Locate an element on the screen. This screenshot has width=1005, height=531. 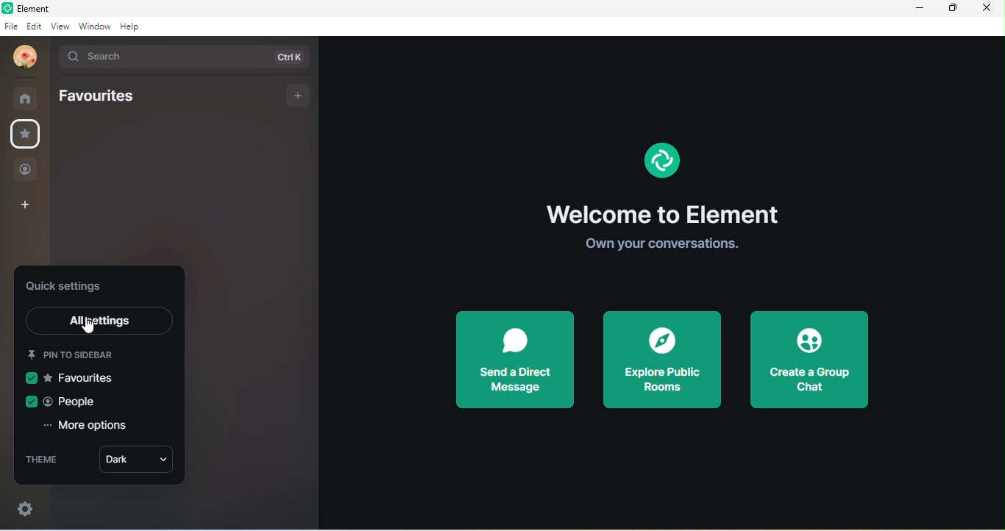
rooms is located at coordinates (26, 98).